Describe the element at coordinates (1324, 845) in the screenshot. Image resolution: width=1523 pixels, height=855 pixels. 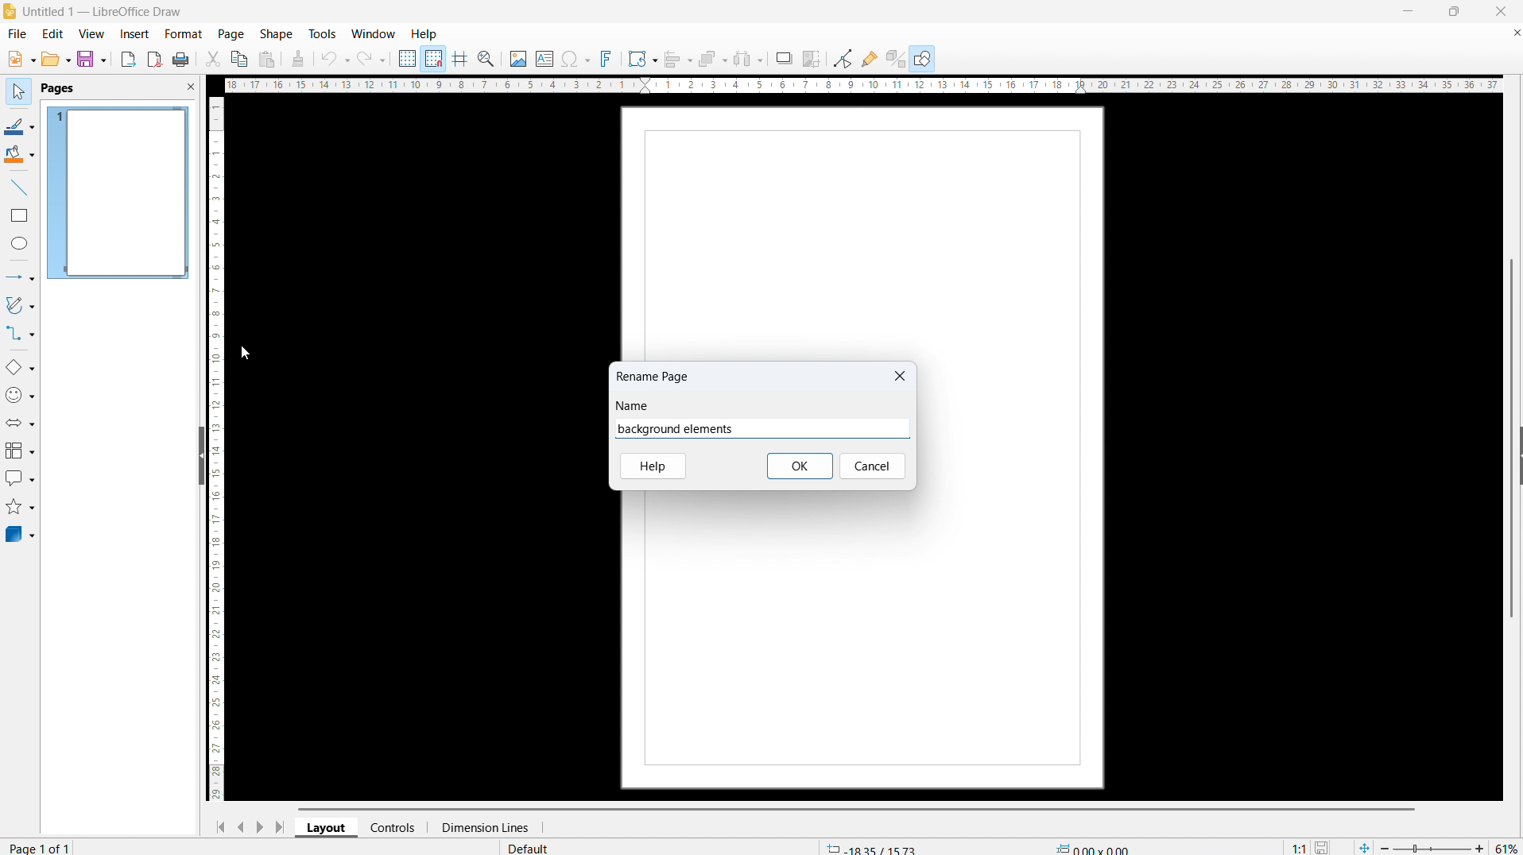
I see `save` at that location.